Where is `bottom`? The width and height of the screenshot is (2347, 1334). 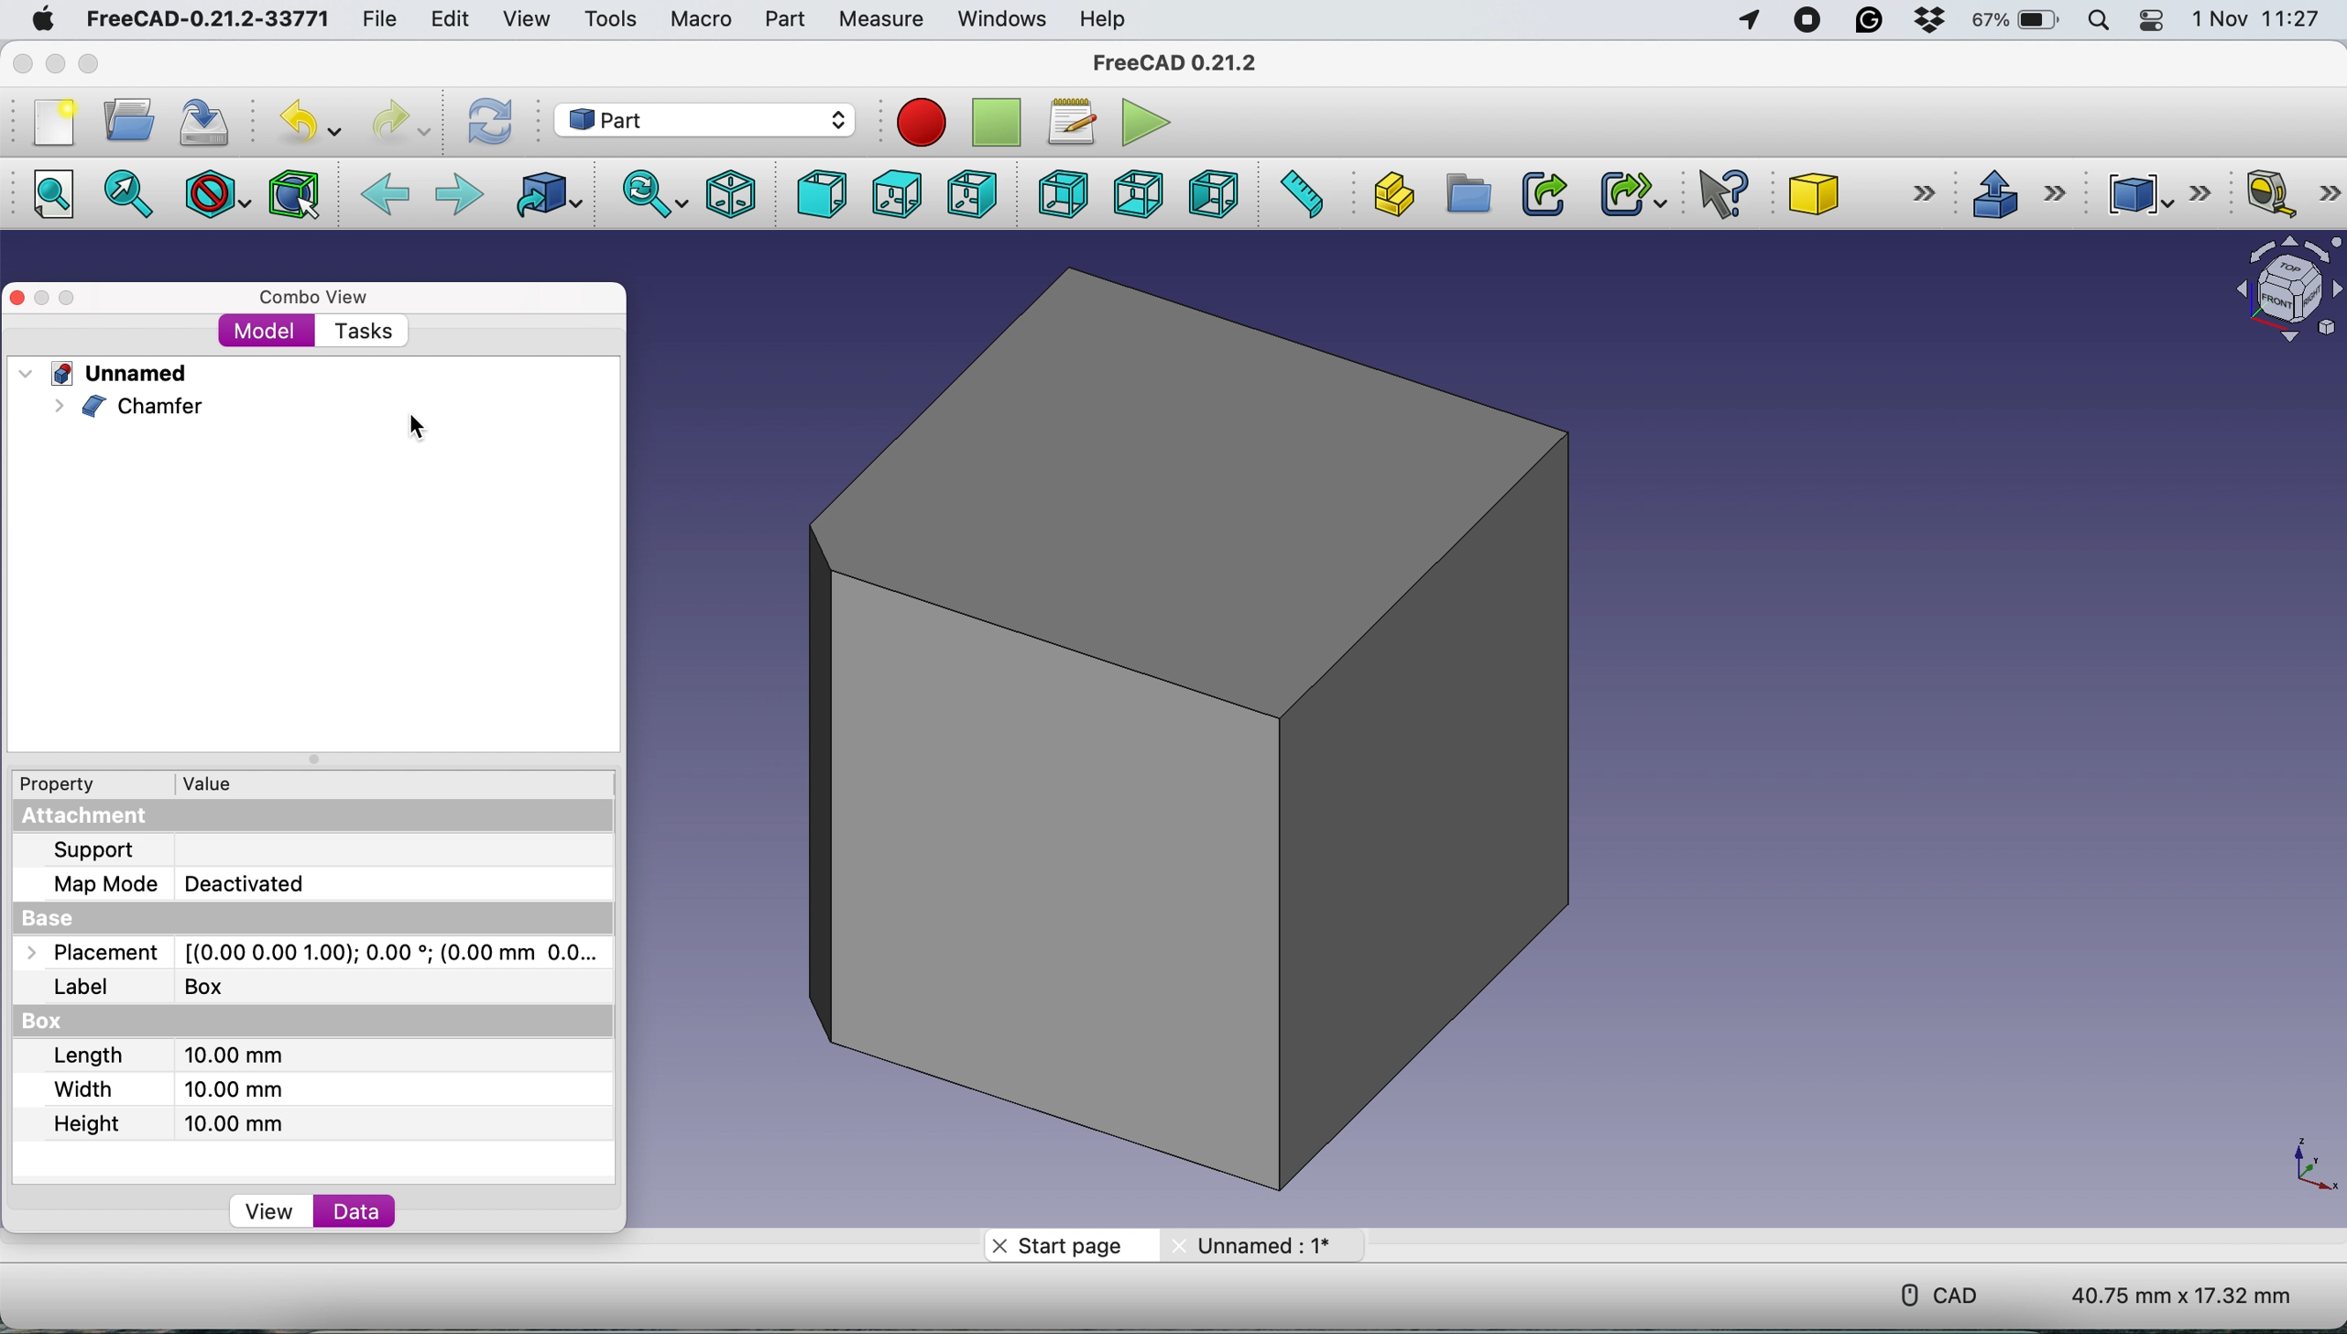 bottom is located at coordinates (1141, 191).